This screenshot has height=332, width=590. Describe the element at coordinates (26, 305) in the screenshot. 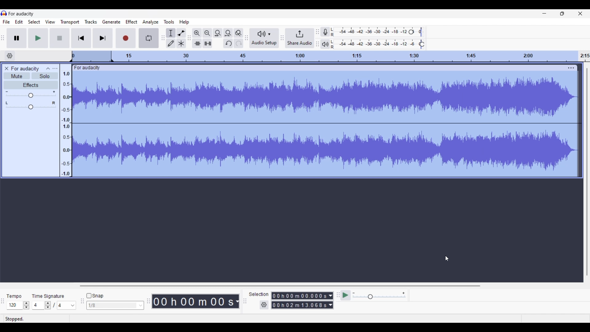

I see `Increase/Decrease tempo` at that location.